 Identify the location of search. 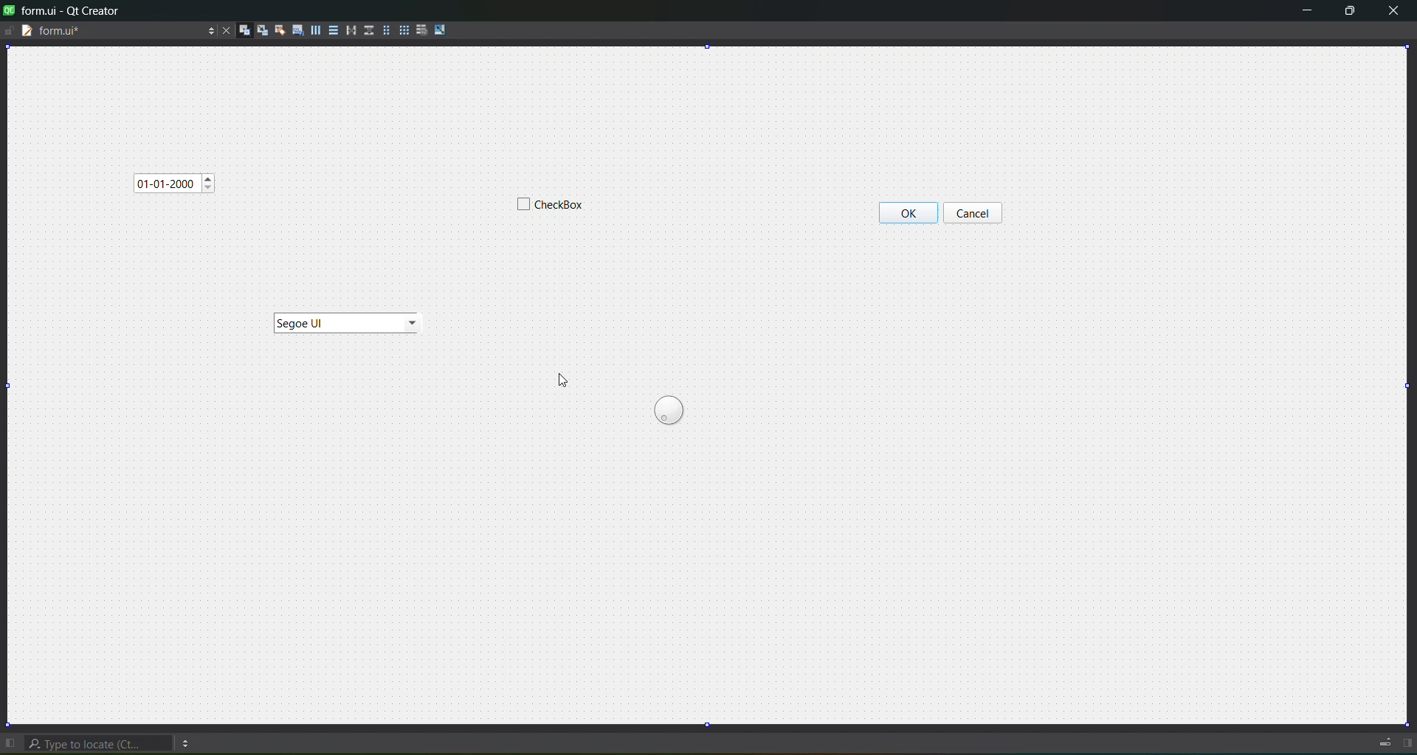
(97, 740).